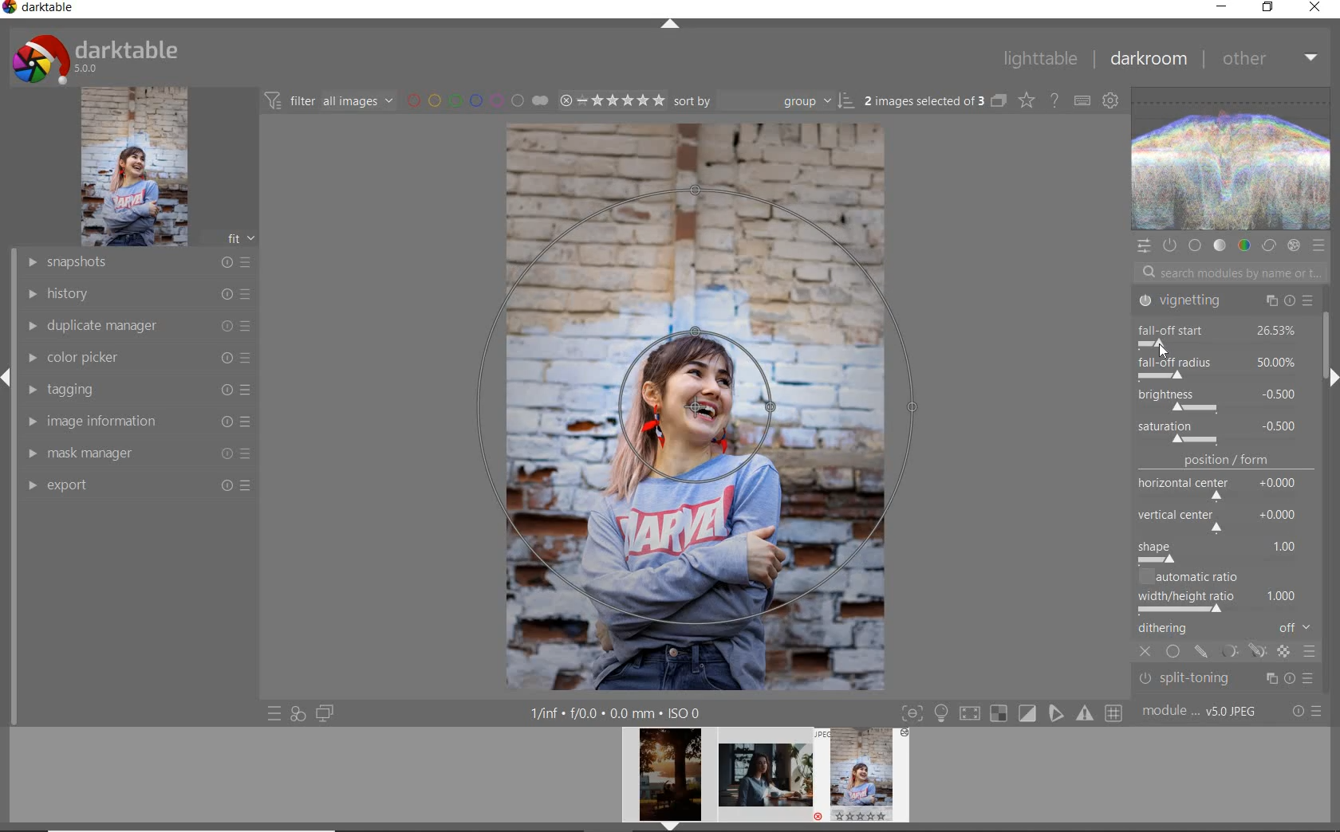  What do you see at coordinates (1293, 245) in the screenshot?
I see `effect` at bounding box center [1293, 245].